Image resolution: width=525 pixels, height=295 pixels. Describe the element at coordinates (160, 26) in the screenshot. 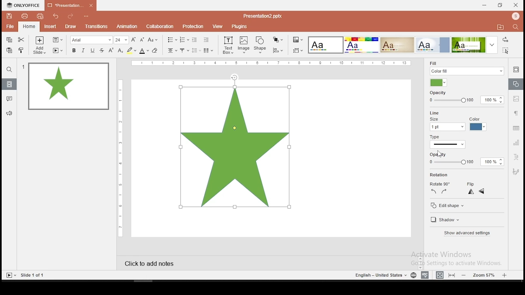

I see `collaboration` at that location.